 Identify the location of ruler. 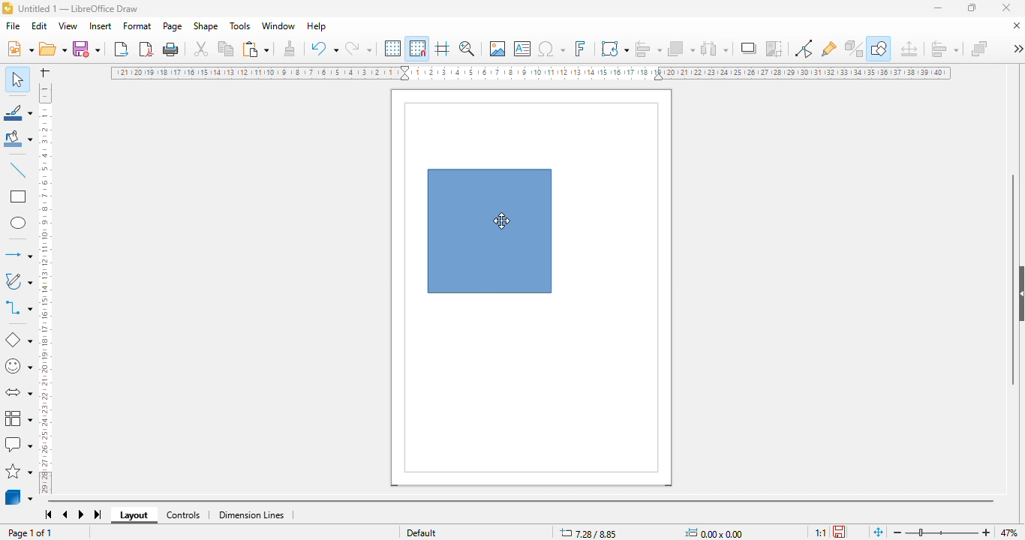
(532, 73).